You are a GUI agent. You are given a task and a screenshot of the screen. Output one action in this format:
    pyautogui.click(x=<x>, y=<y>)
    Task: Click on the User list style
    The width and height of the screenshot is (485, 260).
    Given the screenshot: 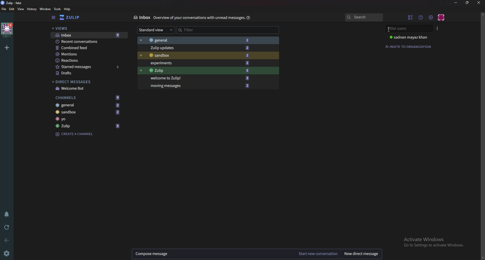 What is the action you would take?
    pyautogui.click(x=438, y=28)
    